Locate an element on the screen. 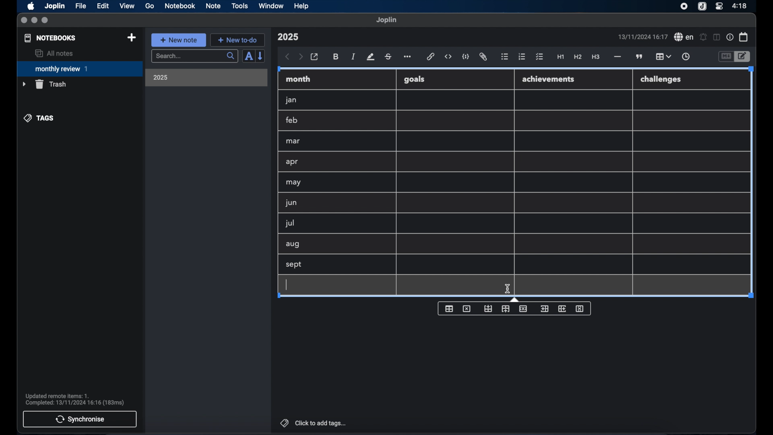 The image size is (773, 435). achievements is located at coordinates (549, 79).